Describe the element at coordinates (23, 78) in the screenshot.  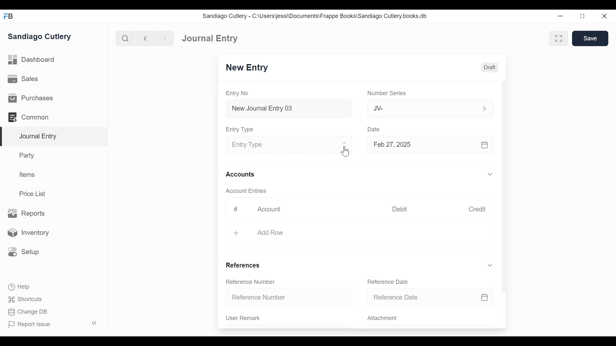
I see `Sales` at that location.